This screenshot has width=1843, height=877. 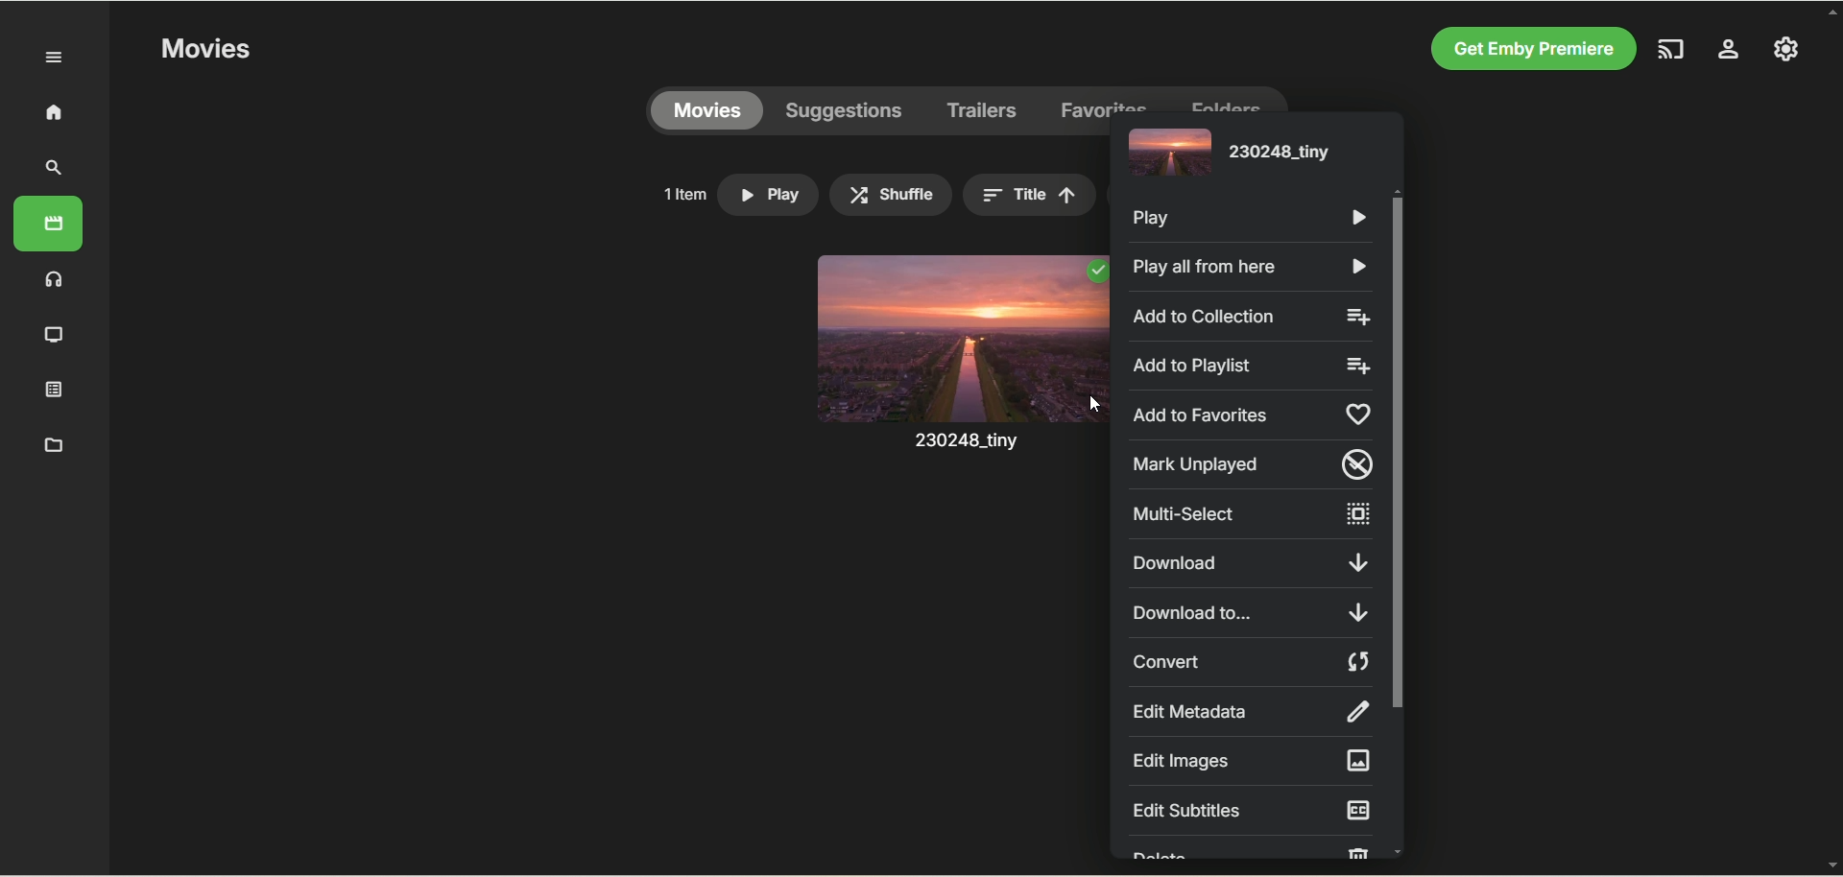 What do you see at coordinates (768, 195) in the screenshot?
I see `play` at bounding box center [768, 195].